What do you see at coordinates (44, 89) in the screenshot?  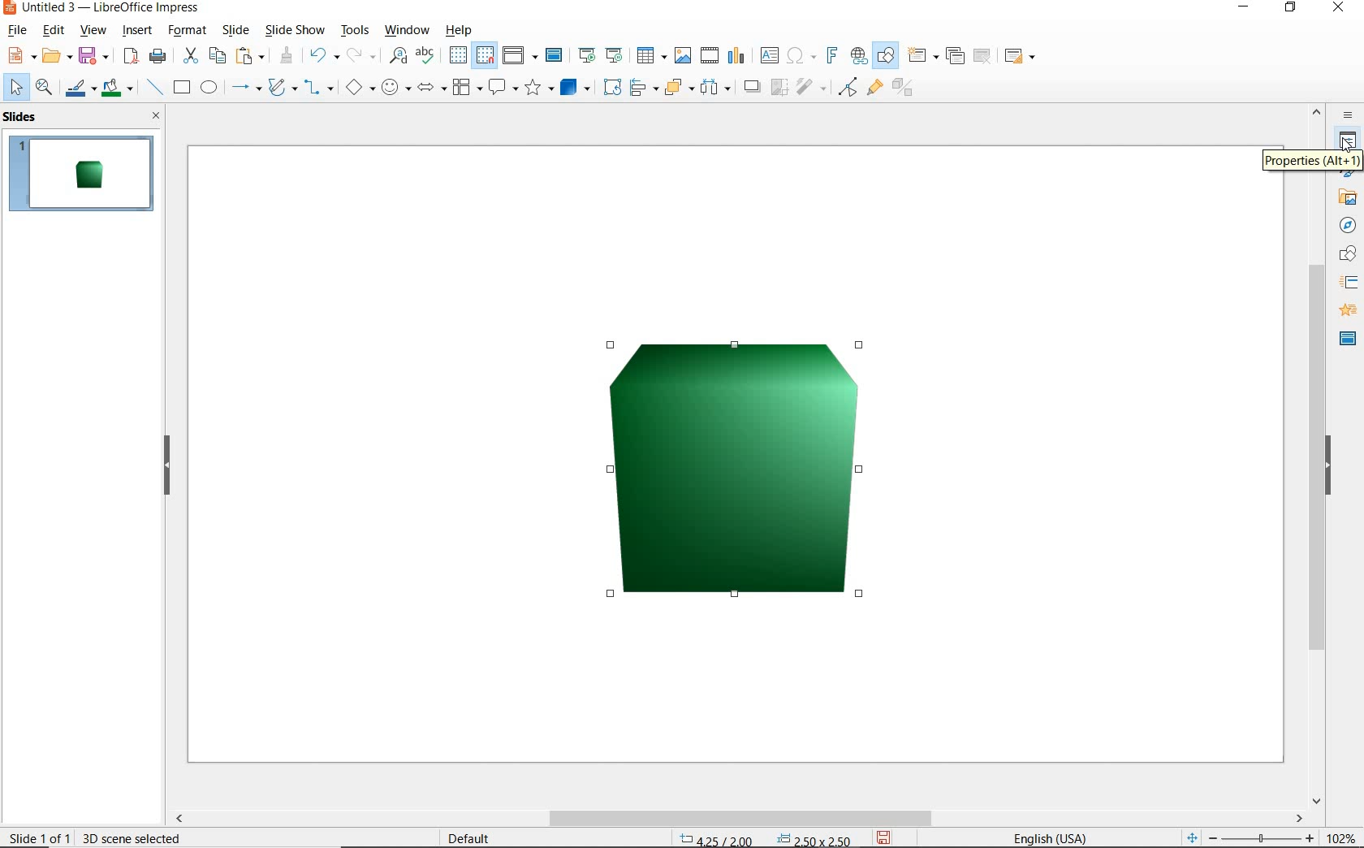 I see `zoom & pan` at bounding box center [44, 89].